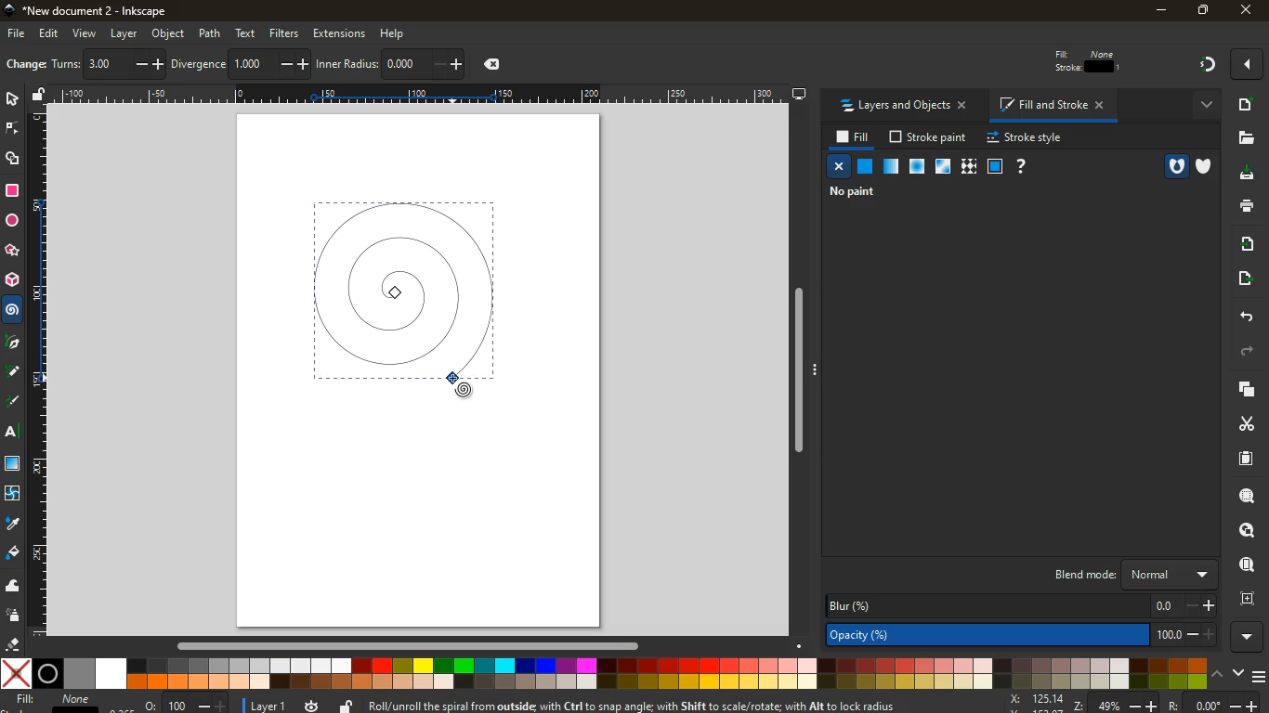 This screenshot has width=1269, height=713. I want to click on fill, so click(11, 553).